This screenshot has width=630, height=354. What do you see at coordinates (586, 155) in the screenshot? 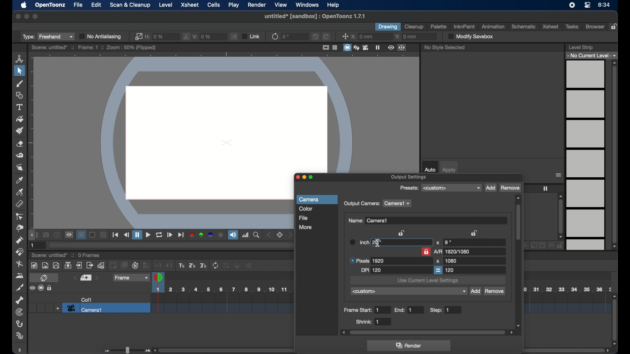
I see `levels` at bounding box center [586, 155].